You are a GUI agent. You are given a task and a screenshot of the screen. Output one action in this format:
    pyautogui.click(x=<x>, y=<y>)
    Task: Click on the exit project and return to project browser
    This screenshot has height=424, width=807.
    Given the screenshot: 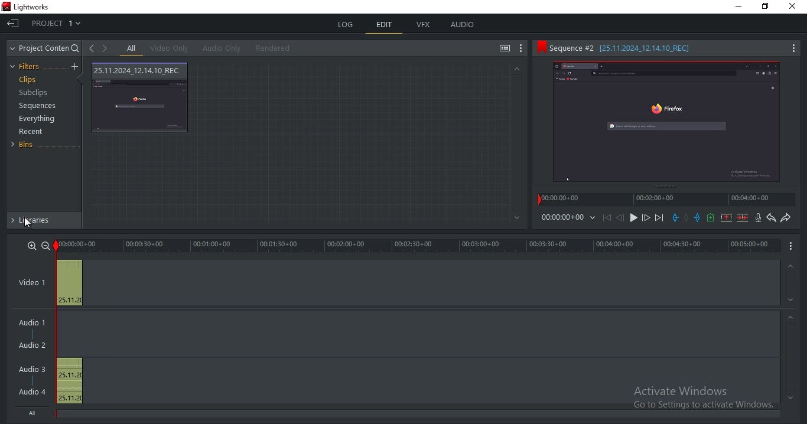 What is the action you would take?
    pyautogui.click(x=13, y=25)
    